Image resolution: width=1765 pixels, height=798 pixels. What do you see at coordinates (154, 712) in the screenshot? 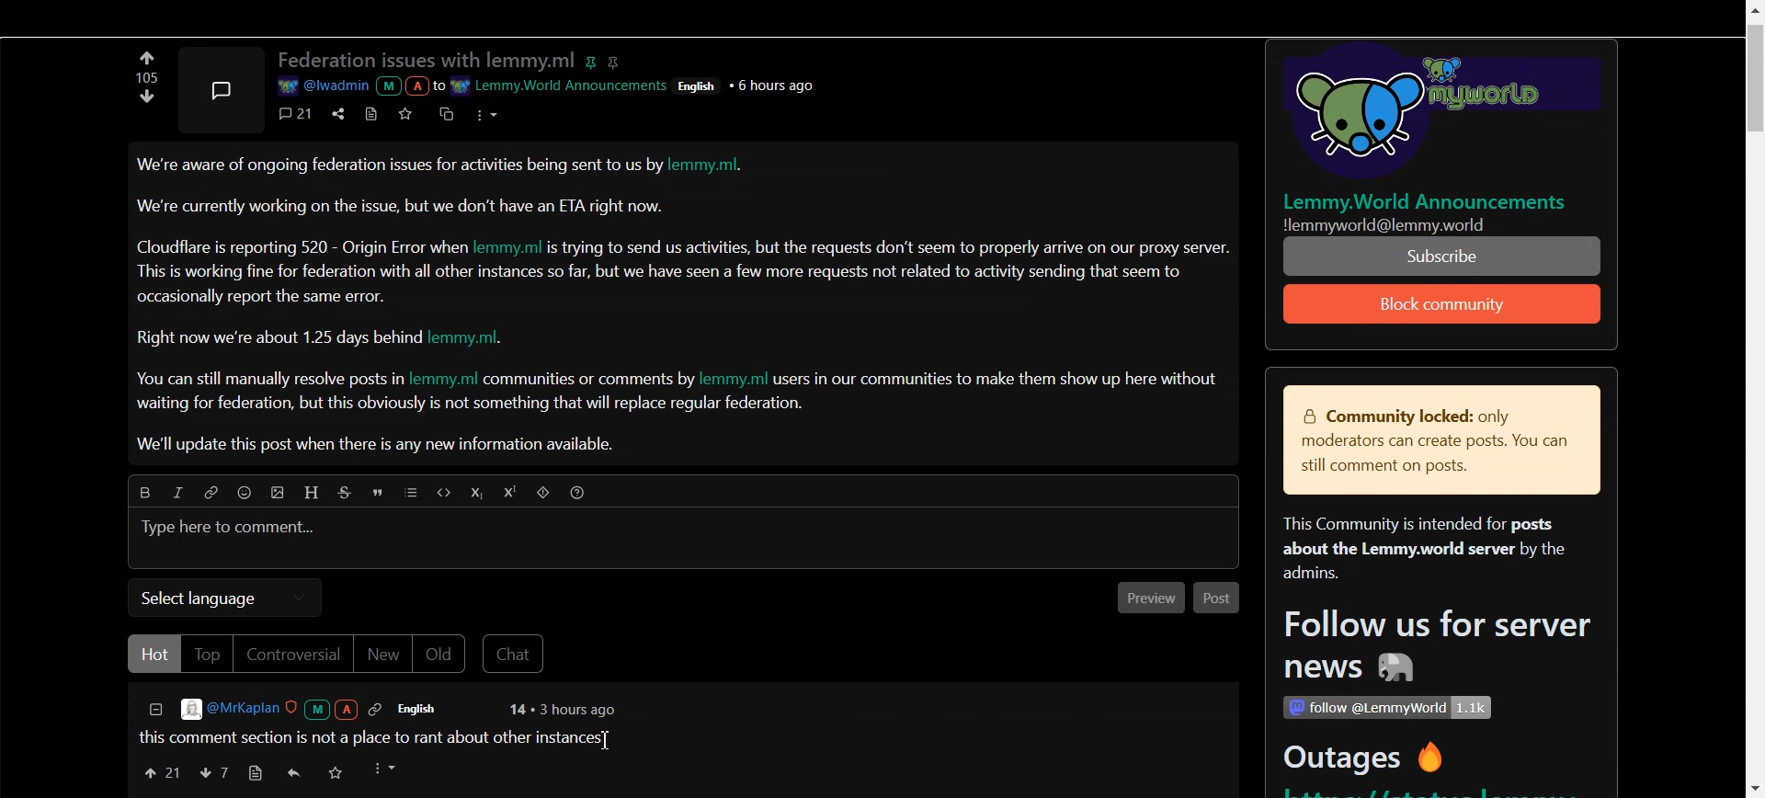
I see `Collapse` at bounding box center [154, 712].